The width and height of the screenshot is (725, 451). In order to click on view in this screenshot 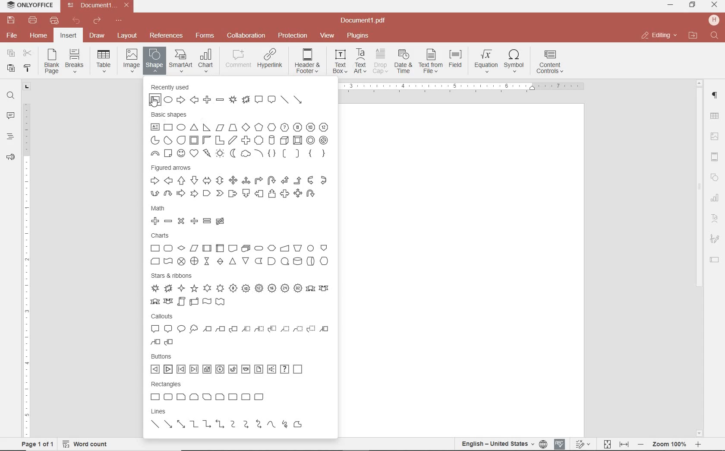, I will do `click(327, 36)`.